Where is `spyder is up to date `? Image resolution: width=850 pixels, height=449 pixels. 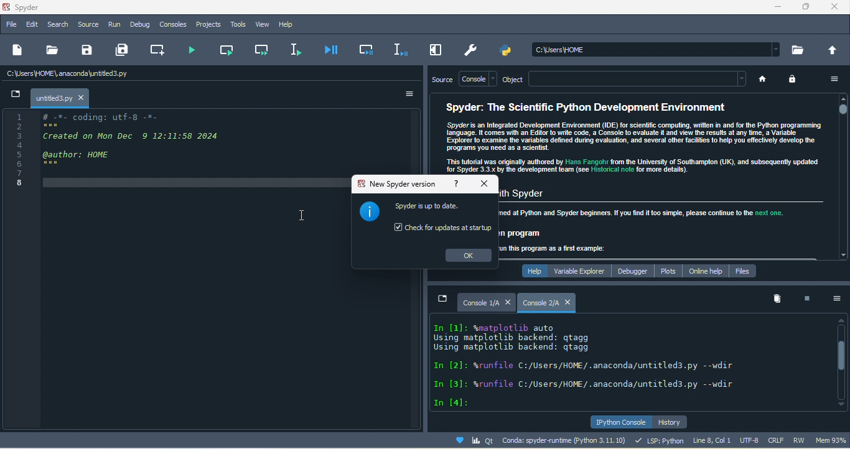 spyder is up to date  is located at coordinates (429, 206).